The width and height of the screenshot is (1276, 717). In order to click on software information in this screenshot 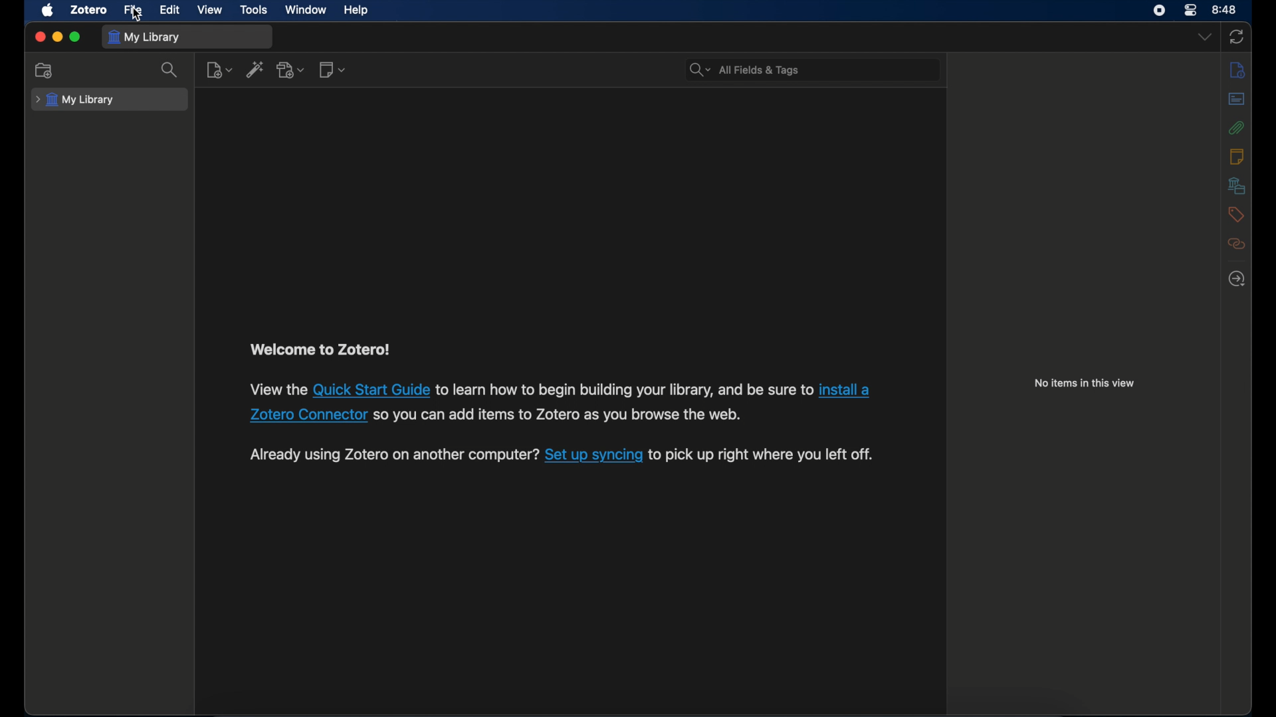, I will do `click(394, 455)`.